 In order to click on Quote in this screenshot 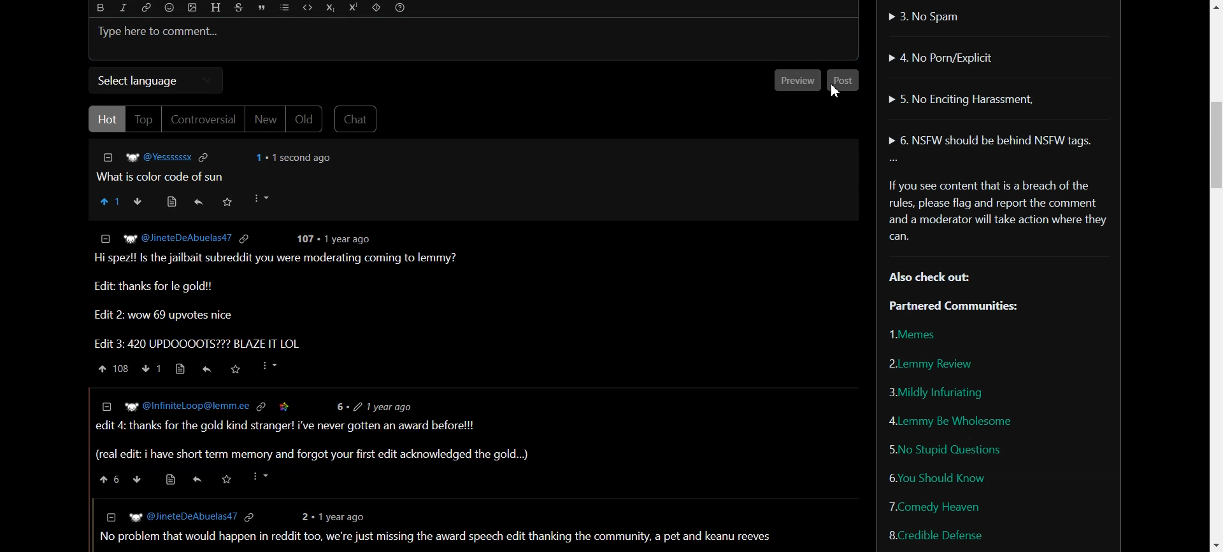, I will do `click(262, 8)`.